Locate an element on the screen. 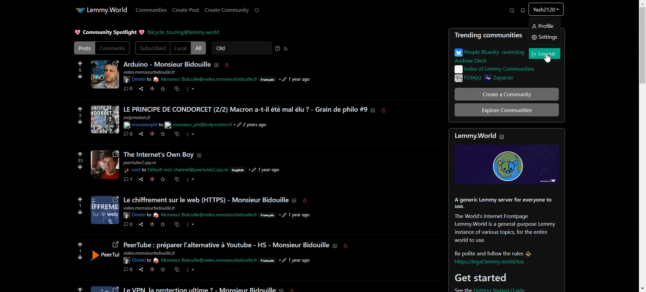 The image size is (646, 292). text is located at coordinates (199, 288).